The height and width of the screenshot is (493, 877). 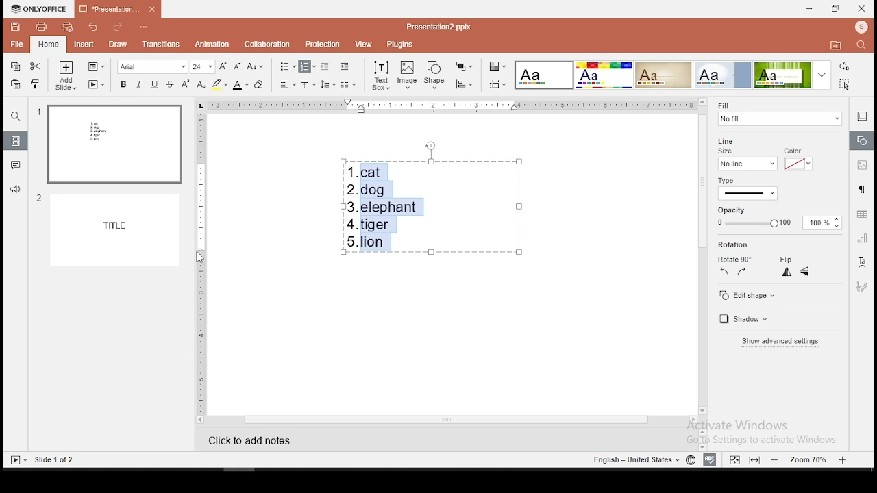 I want to click on shape settings, so click(x=861, y=142).